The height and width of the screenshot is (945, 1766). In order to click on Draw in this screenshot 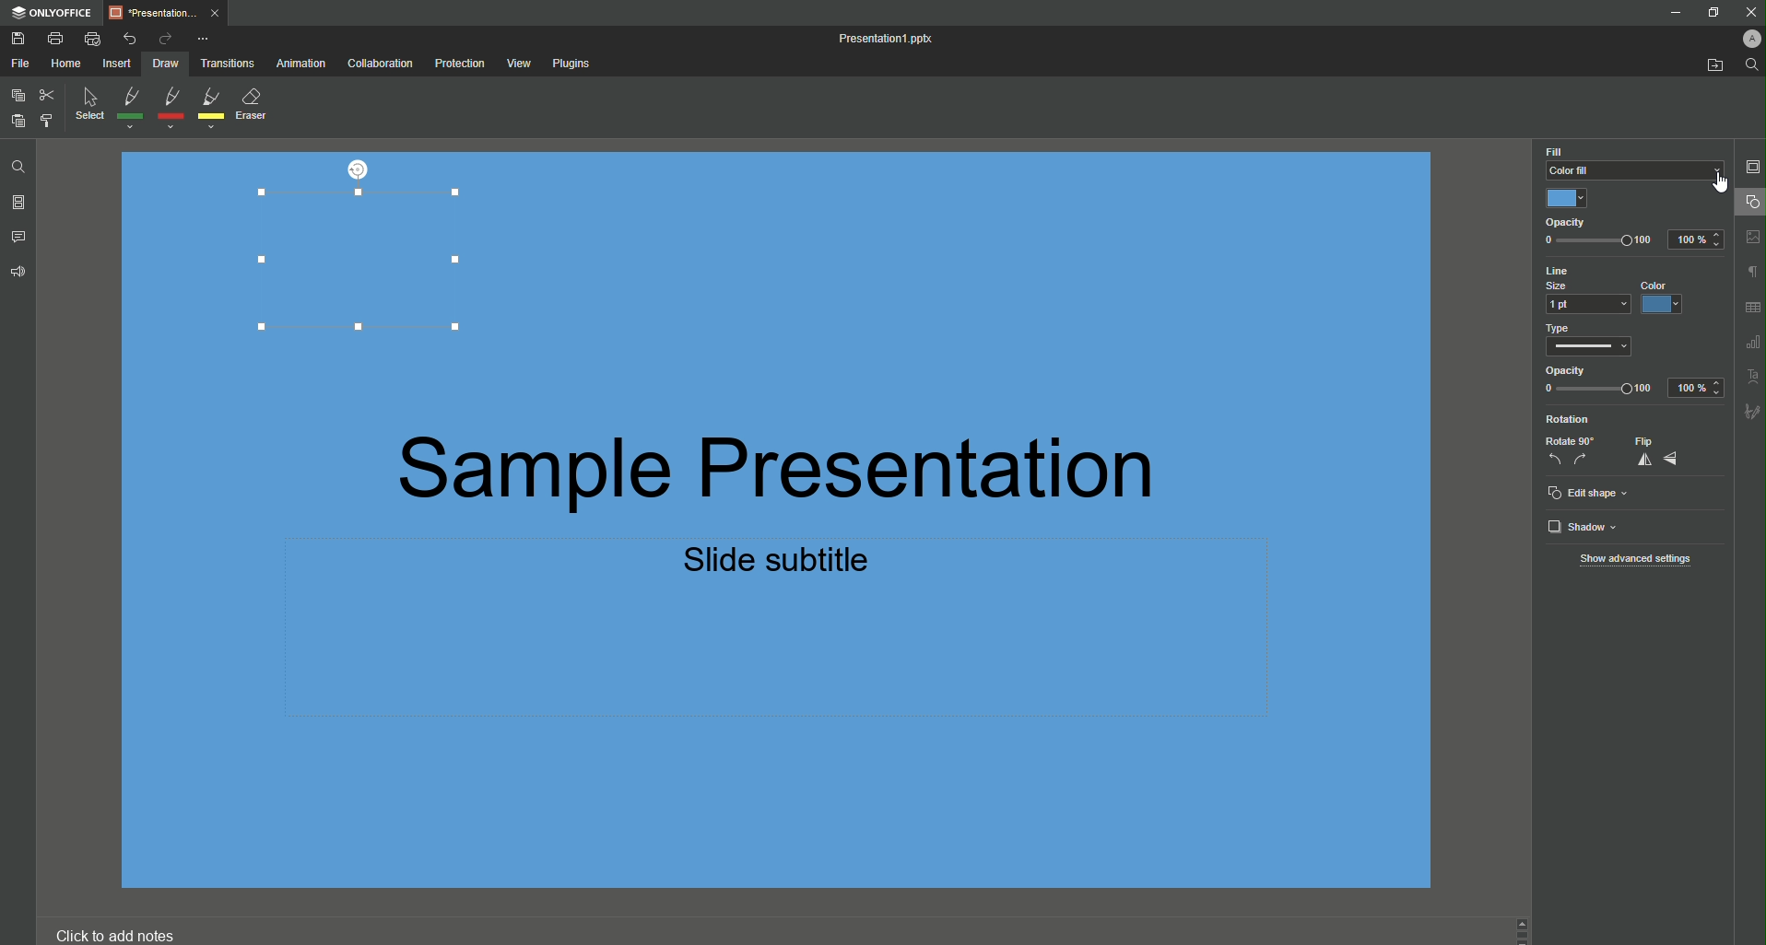, I will do `click(165, 65)`.